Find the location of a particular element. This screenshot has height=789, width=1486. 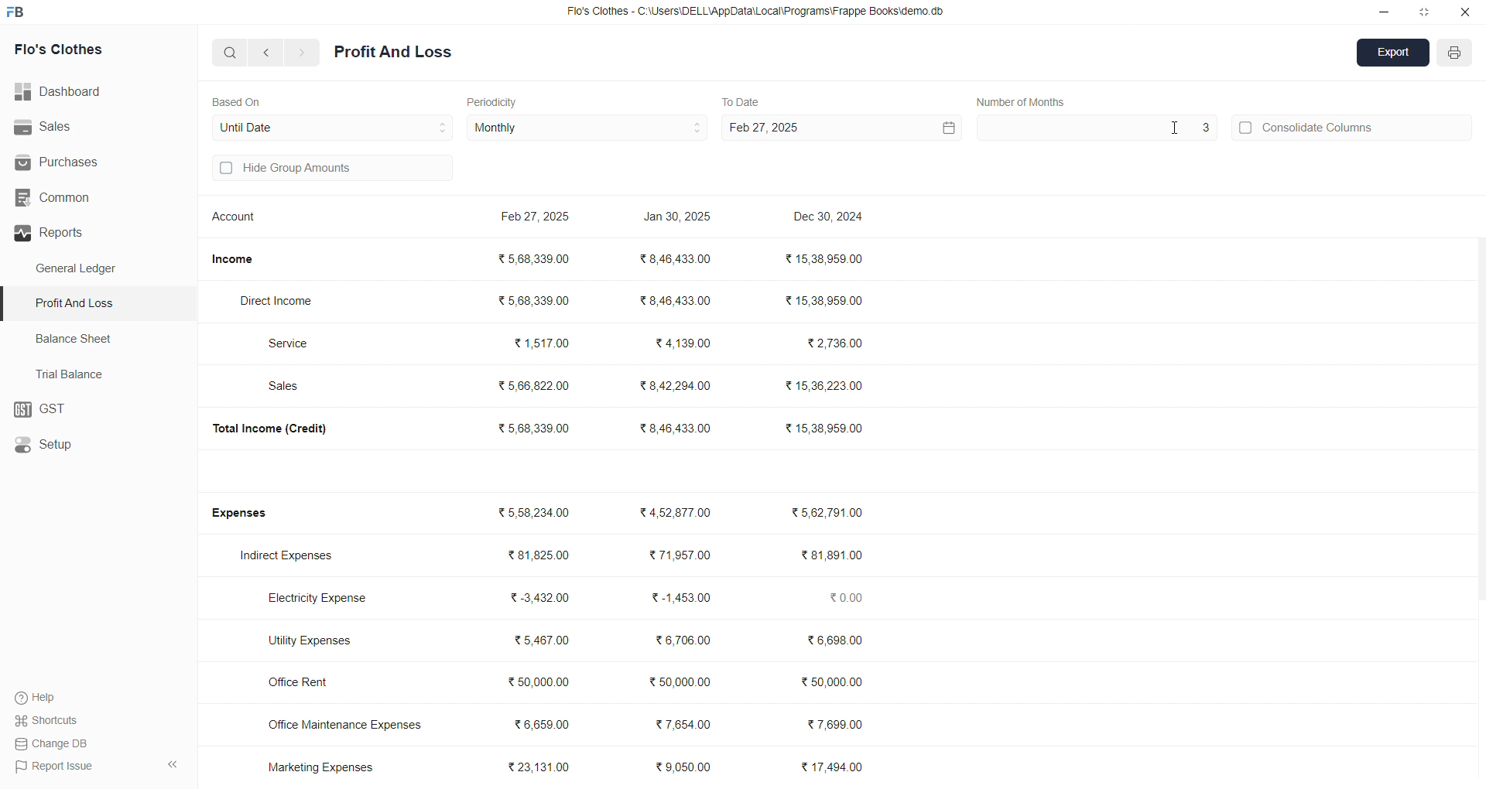

Dec 30, 2024 is located at coordinates (830, 218).